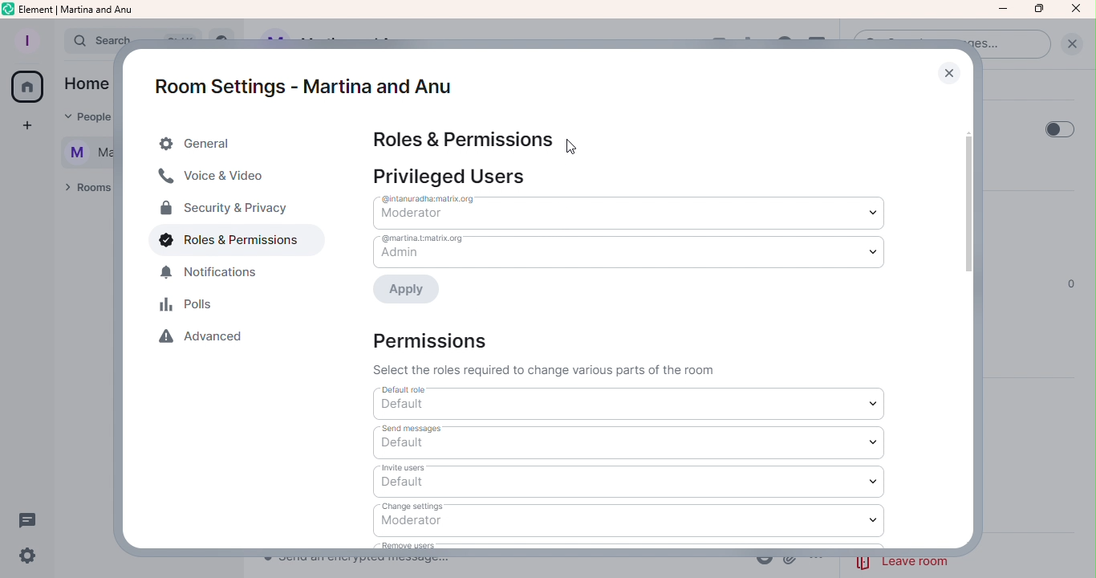  I want to click on Clear Search, so click(1071, 43).